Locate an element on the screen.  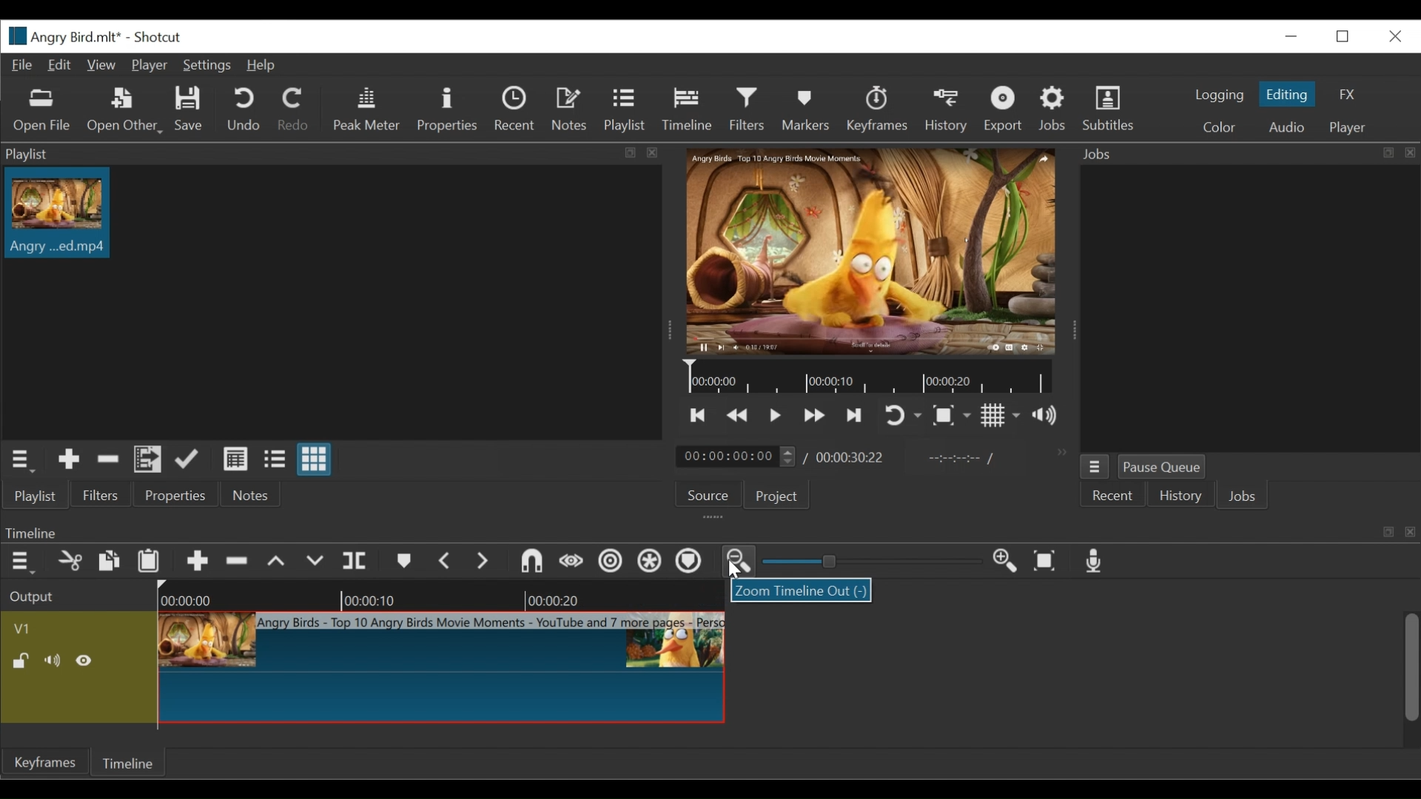
Color is located at coordinates (1218, 129).